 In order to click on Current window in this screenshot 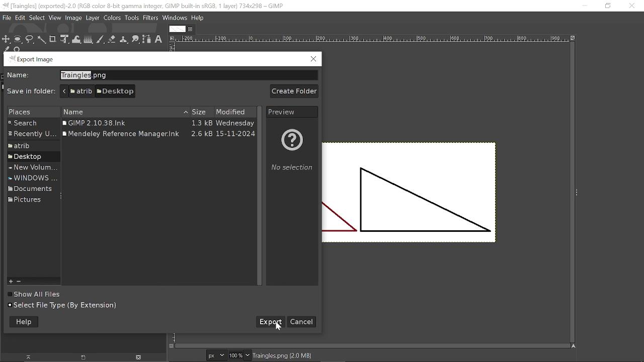, I will do `click(144, 6)`.